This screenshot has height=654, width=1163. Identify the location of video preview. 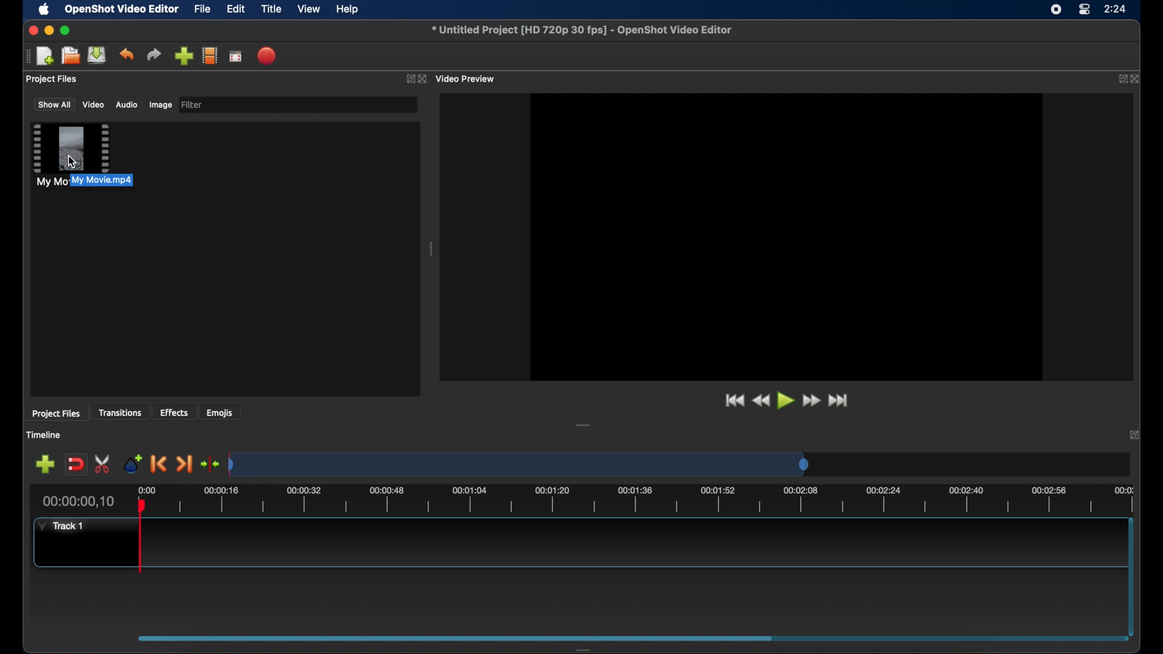
(466, 78).